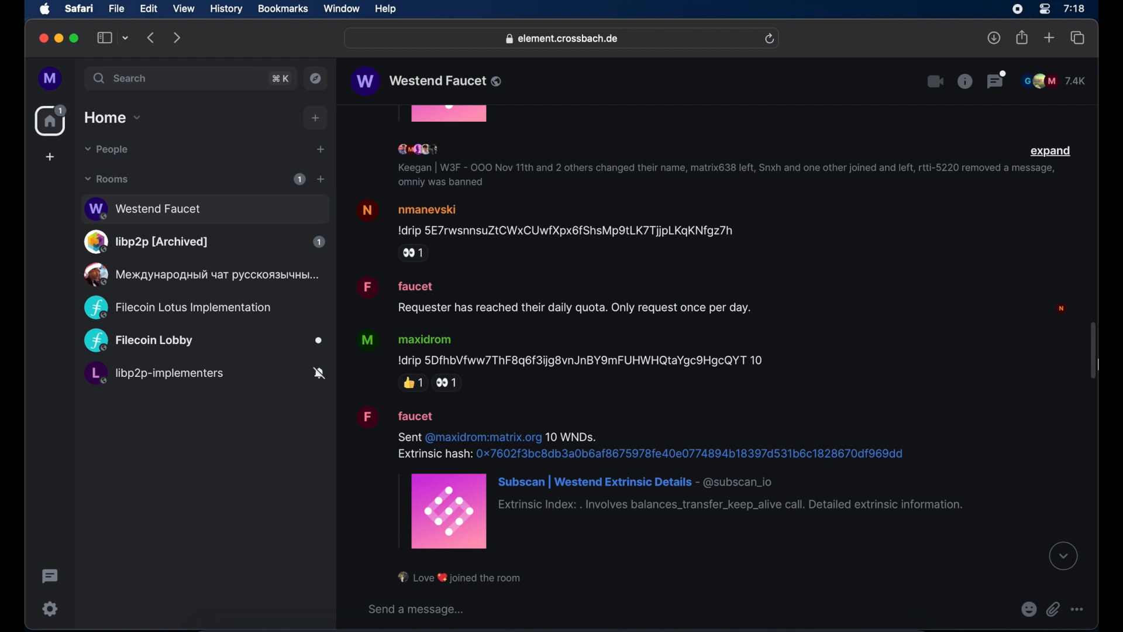 This screenshot has height=632, width=1123. What do you see at coordinates (660, 477) in the screenshot?
I see `message` at bounding box center [660, 477].